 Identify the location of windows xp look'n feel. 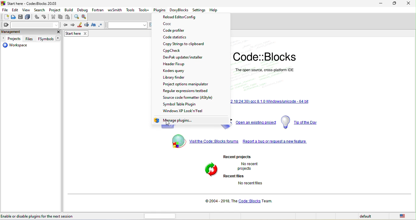
(188, 112).